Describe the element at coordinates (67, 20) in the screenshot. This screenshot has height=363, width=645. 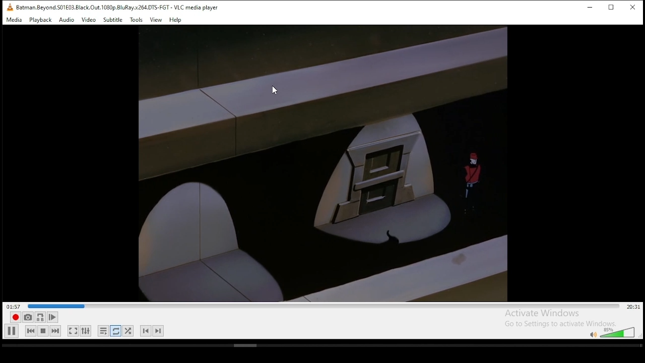
I see `audio` at that location.